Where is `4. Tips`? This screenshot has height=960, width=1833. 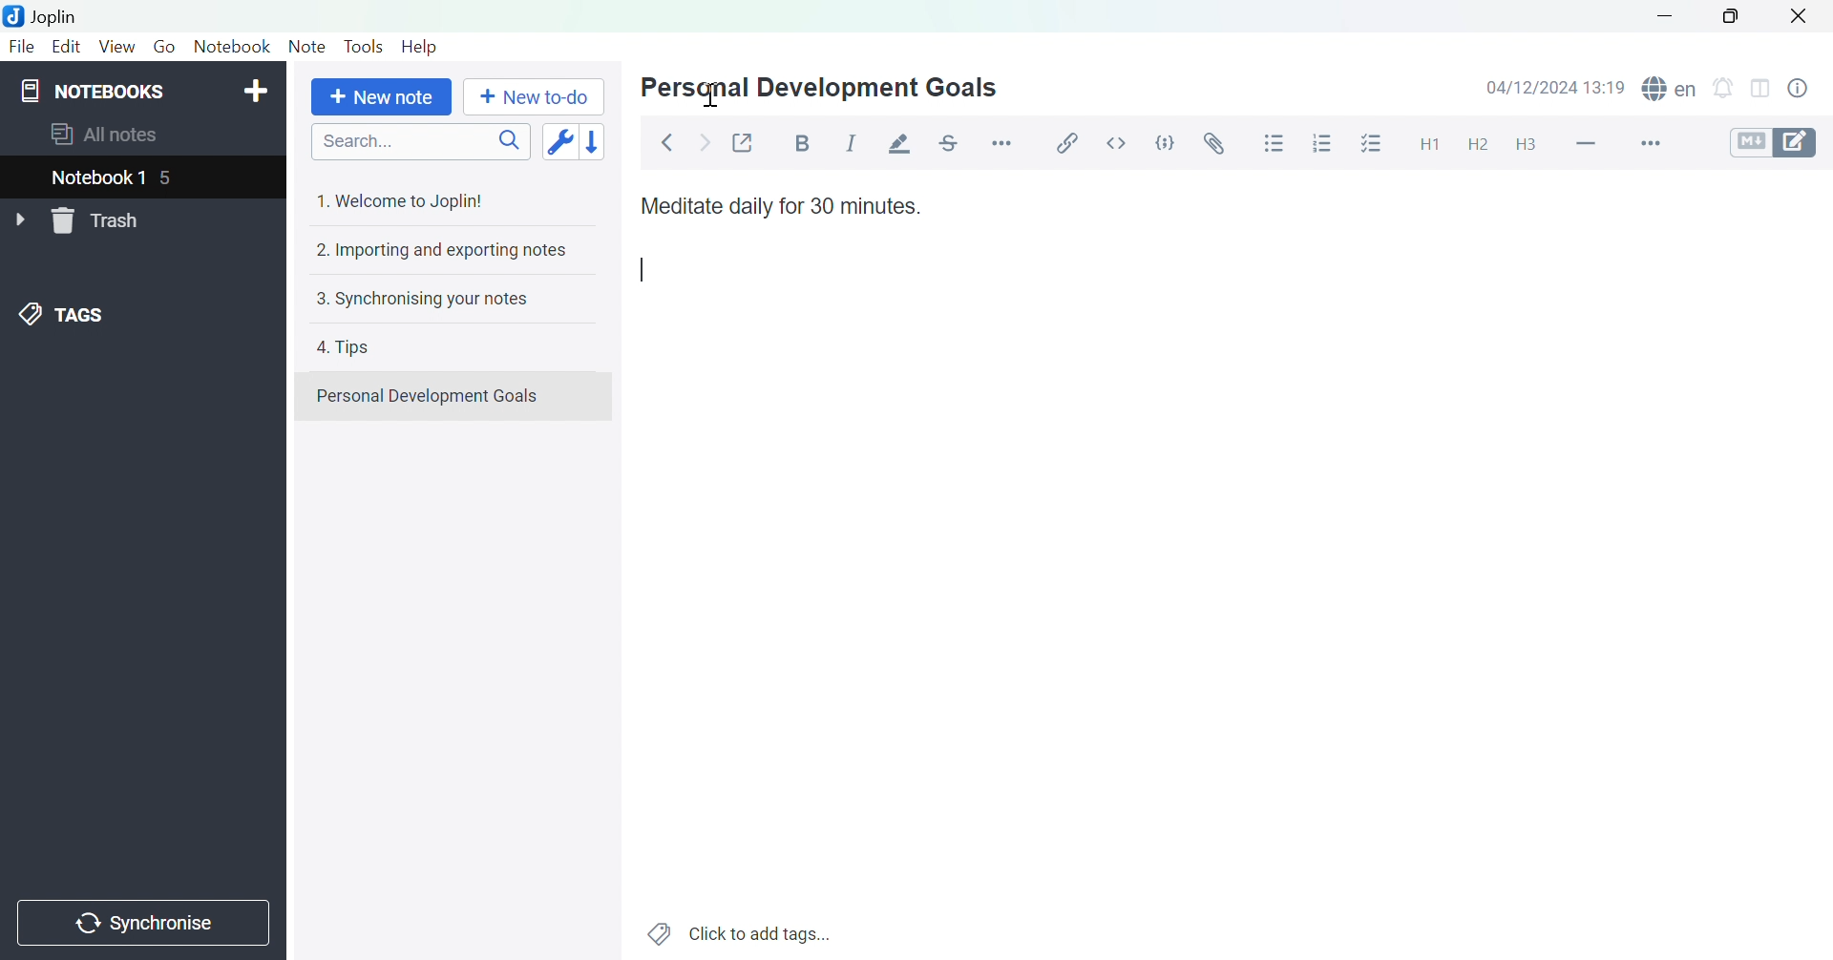
4. Tips is located at coordinates (348, 348).